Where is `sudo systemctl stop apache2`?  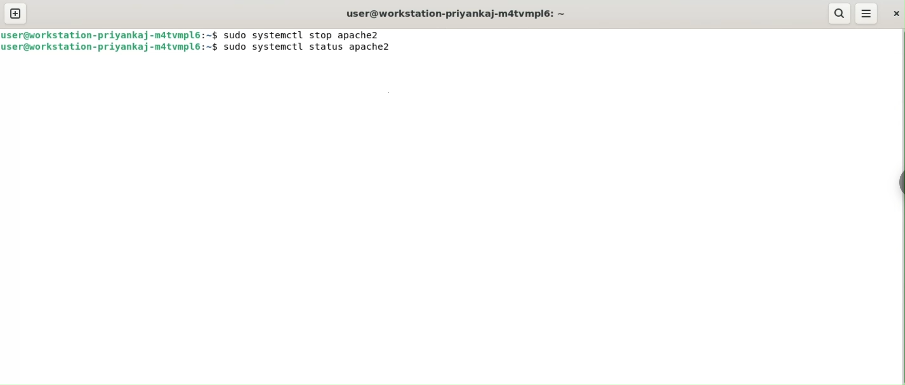 sudo systemctl stop apache2 is located at coordinates (306, 35).